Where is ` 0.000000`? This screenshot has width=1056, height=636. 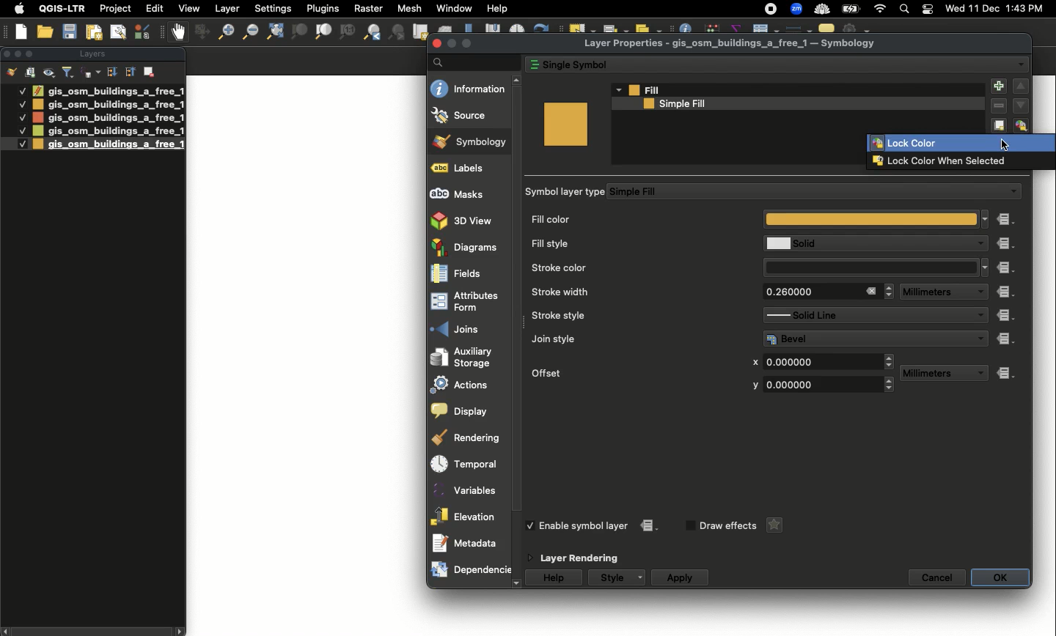  0.000000 is located at coordinates (821, 360).